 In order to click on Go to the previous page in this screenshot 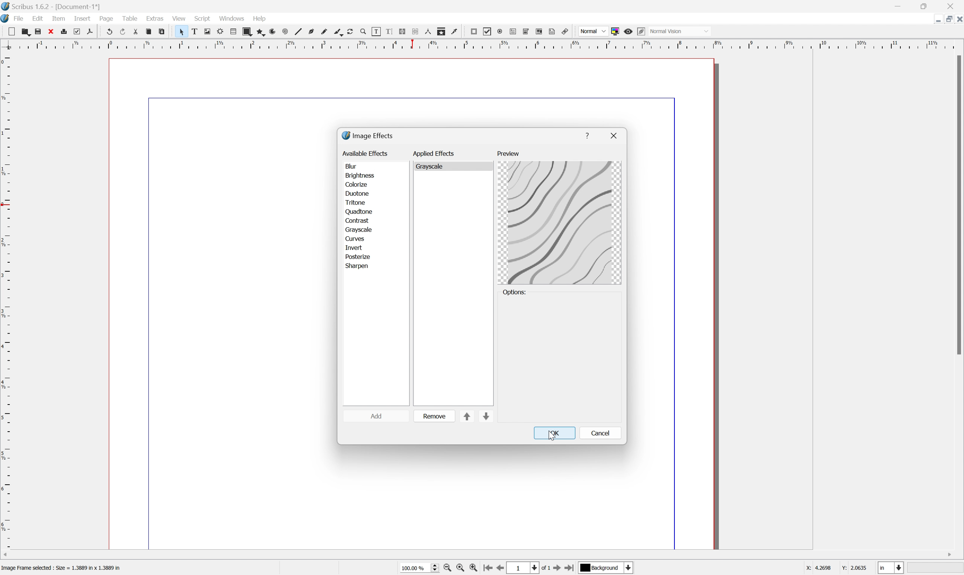, I will do `click(503, 568)`.